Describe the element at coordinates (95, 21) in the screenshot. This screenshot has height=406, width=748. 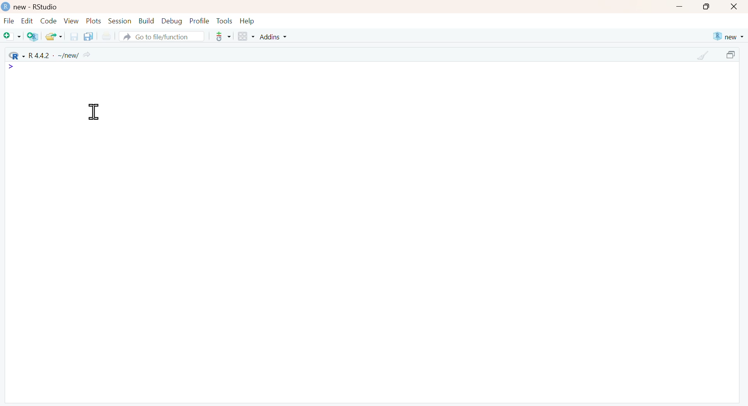
I see `Plots` at that location.